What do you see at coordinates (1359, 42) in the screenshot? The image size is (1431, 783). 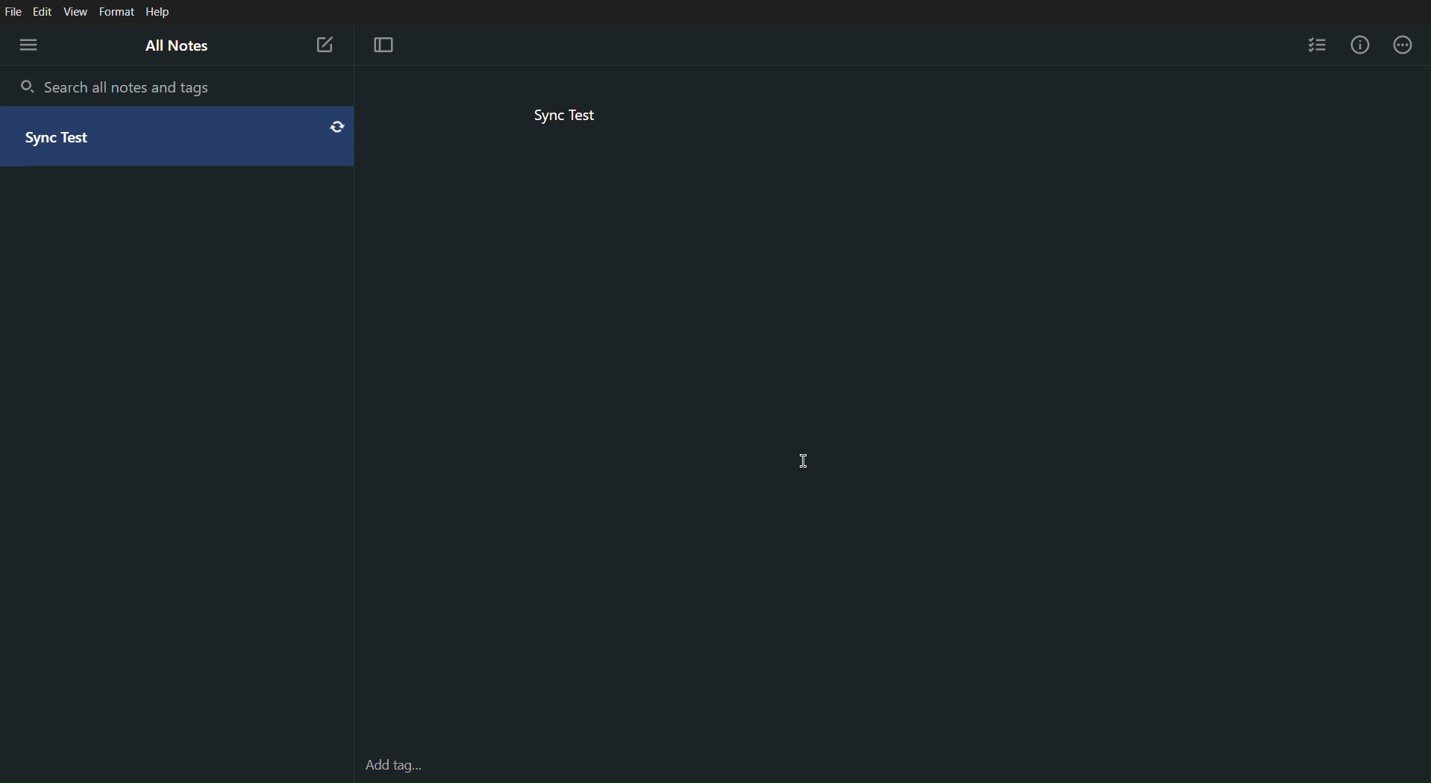 I see `Info` at bounding box center [1359, 42].